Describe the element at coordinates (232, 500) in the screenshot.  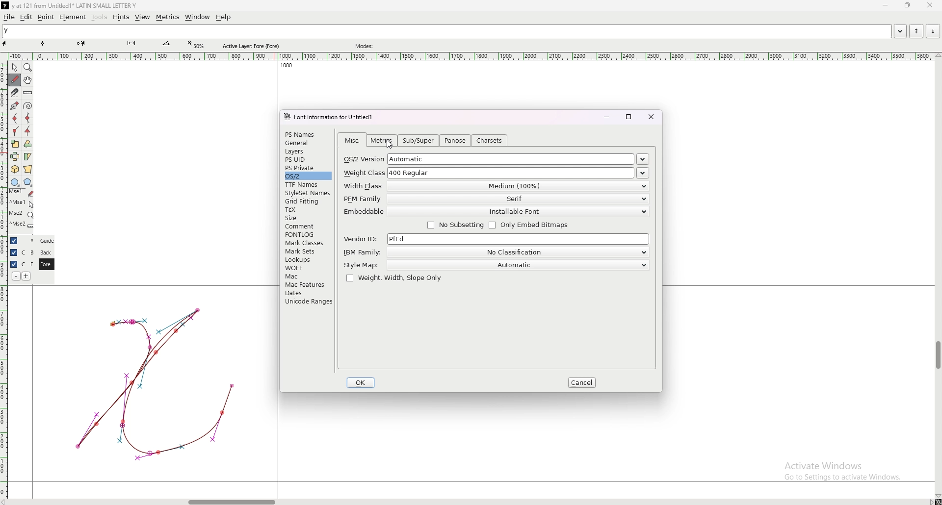
I see `scroll bar horizontal` at that location.